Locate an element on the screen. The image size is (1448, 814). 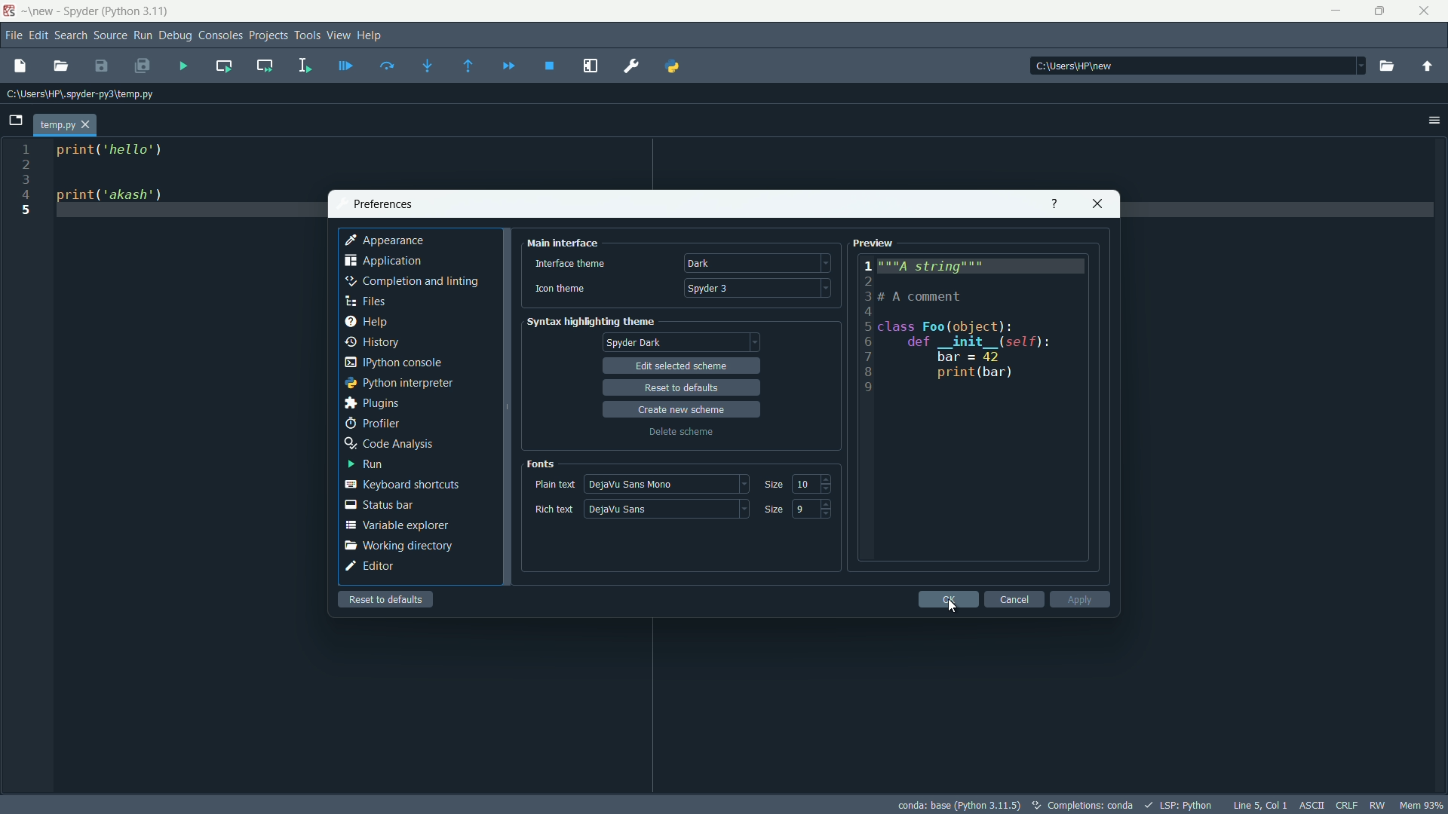
plain text is located at coordinates (555, 484).